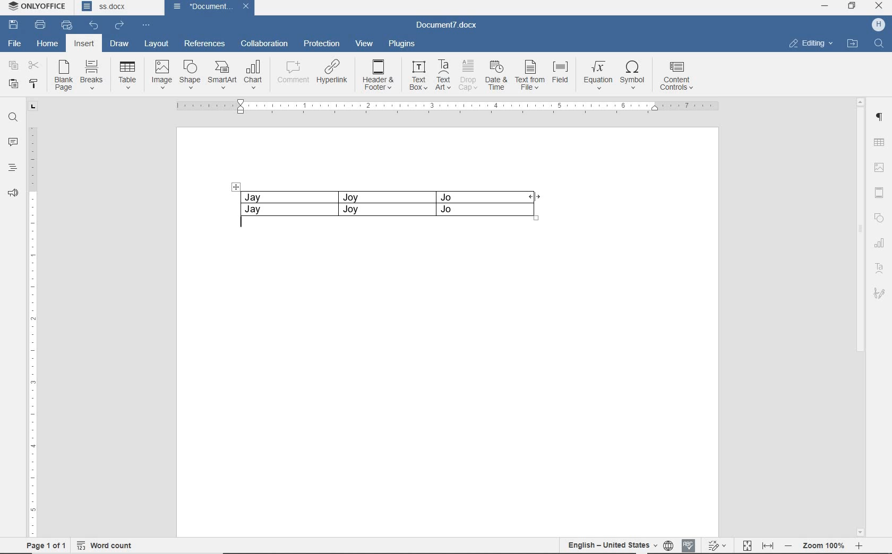 The image size is (892, 554). I want to click on RULER, so click(450, 107).